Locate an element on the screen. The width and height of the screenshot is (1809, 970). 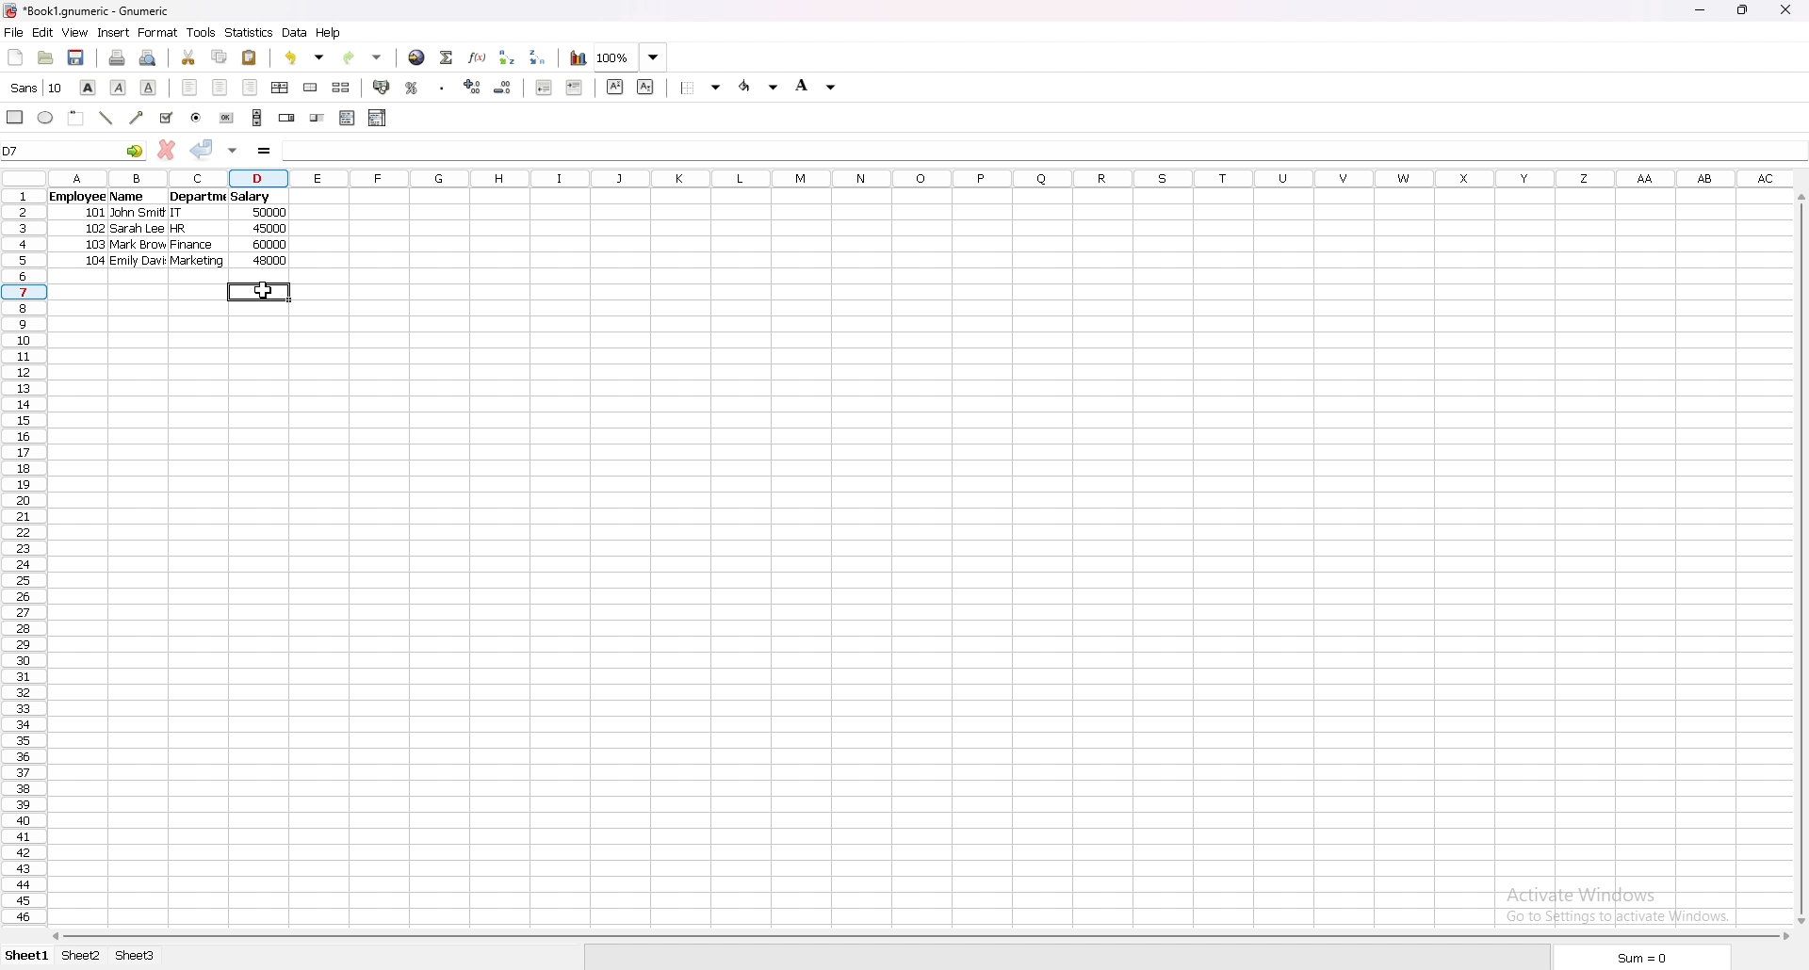
departm is located at coordinates (198, 197).